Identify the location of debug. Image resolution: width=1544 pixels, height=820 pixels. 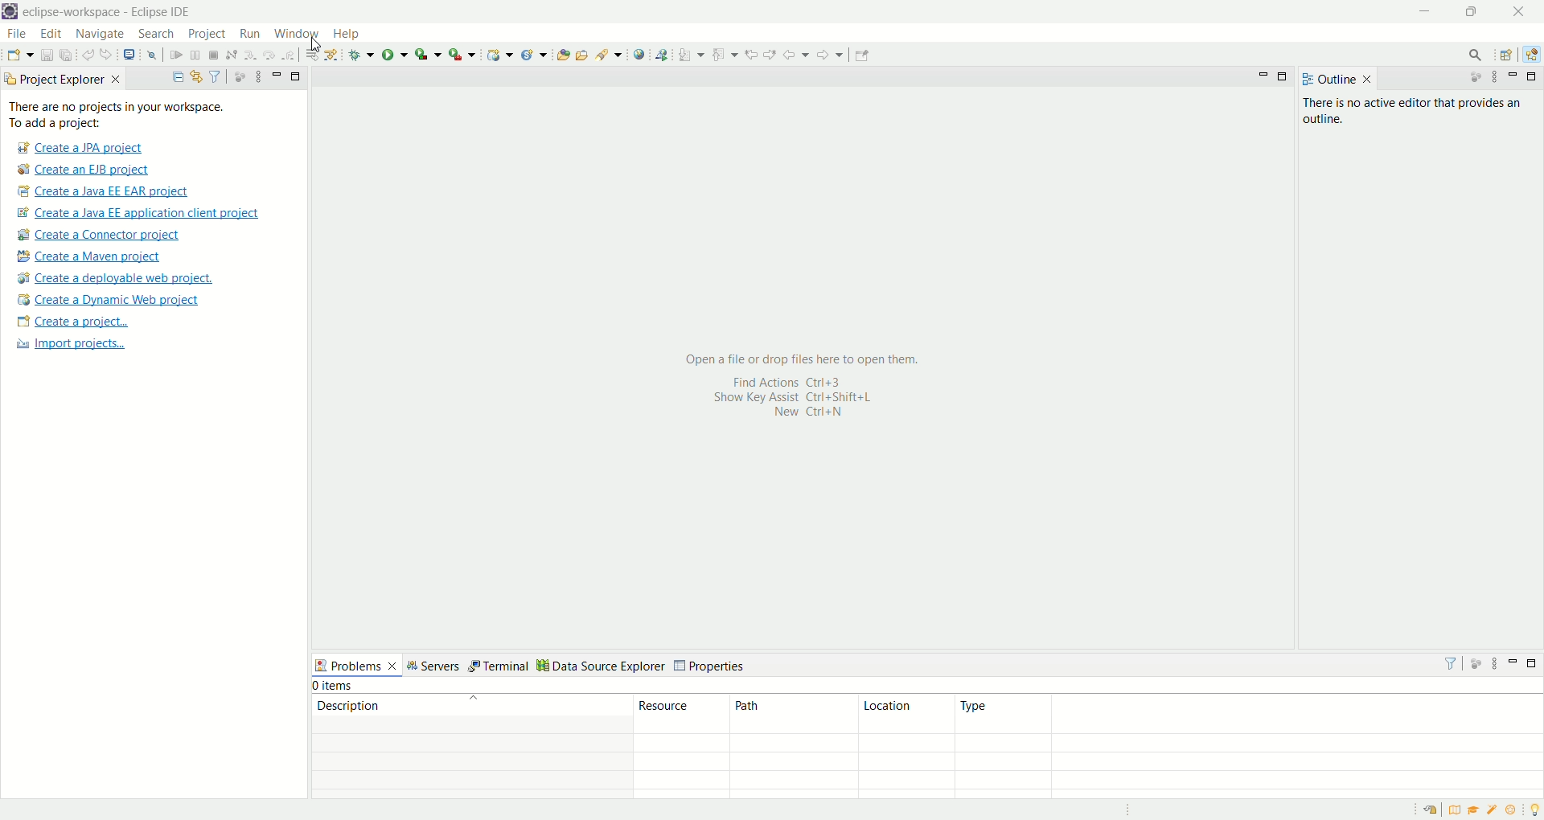
(360, 54).